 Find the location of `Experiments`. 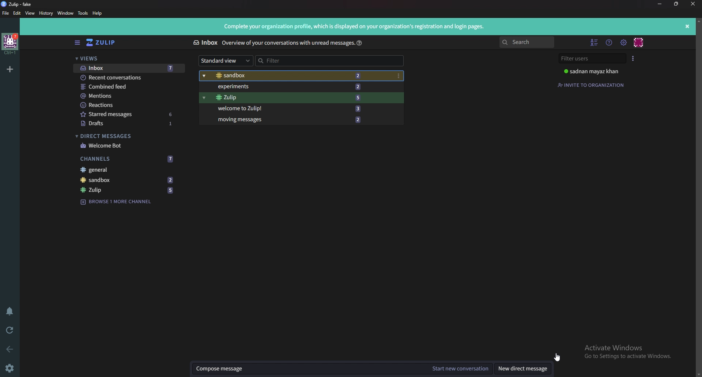

Experiments is located at coordinates (293, 87).